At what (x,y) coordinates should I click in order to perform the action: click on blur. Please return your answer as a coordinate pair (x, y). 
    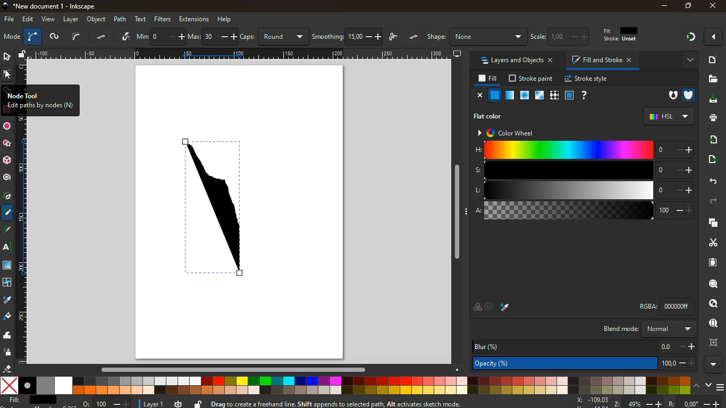
    Looking at the image, I should click on (584, 347).